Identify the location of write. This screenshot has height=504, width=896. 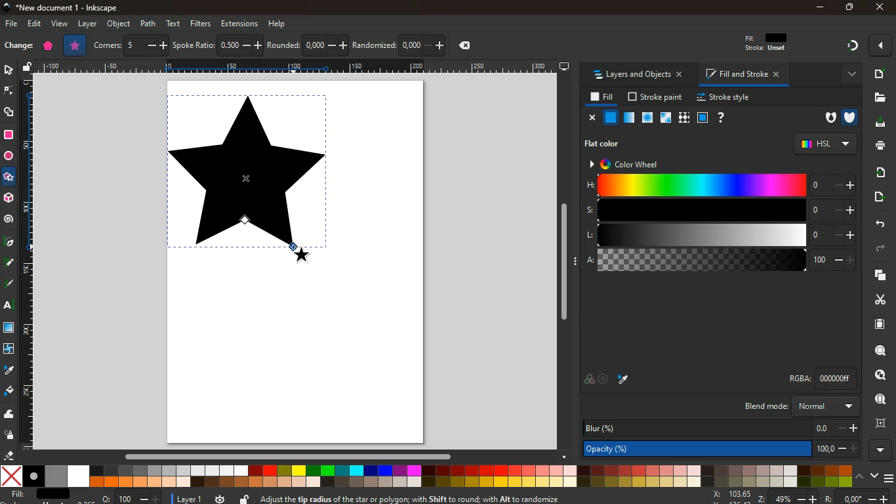
(9, 263).